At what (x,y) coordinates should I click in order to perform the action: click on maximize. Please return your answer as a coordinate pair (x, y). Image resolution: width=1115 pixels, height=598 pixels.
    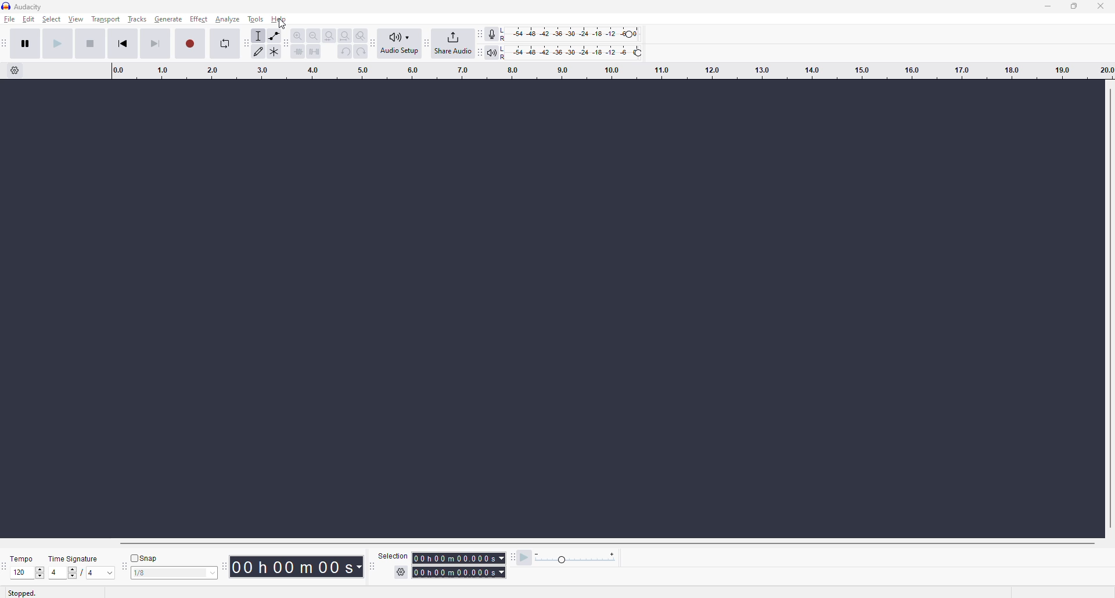
    Looking at the image, I should click on (1073, 10).